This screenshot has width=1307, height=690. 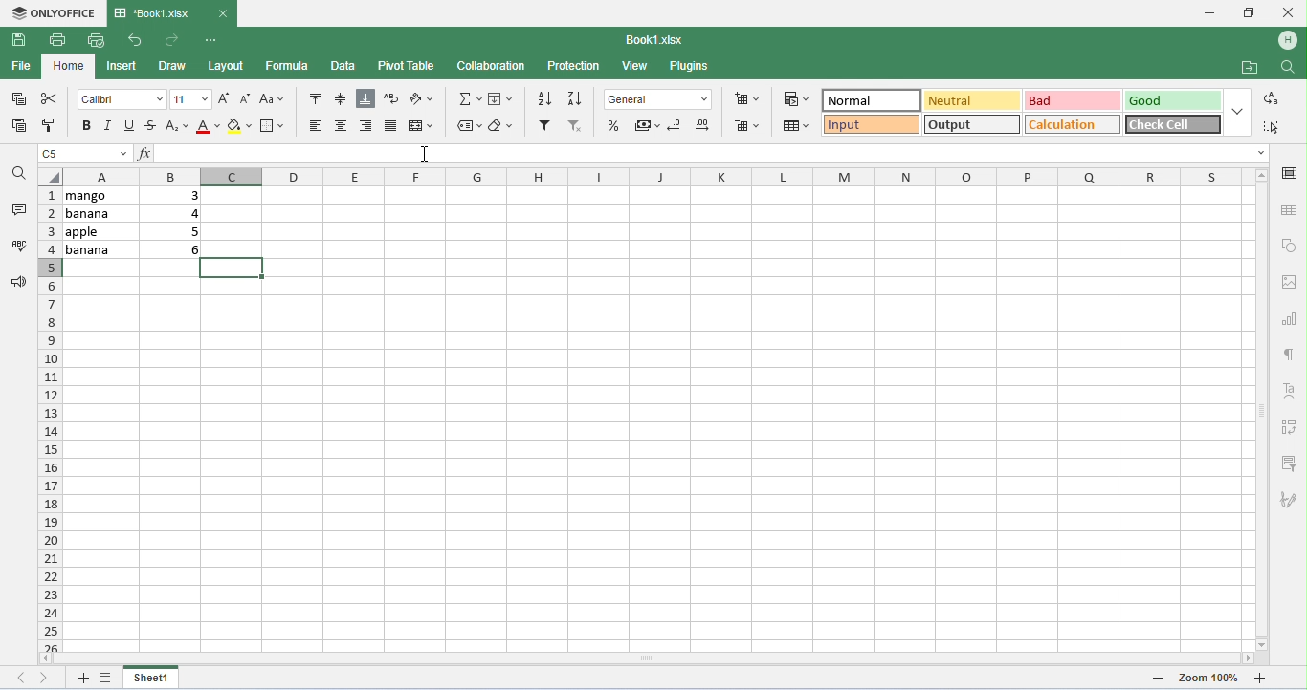 I want to click on apple, so click(x=100, y=231).